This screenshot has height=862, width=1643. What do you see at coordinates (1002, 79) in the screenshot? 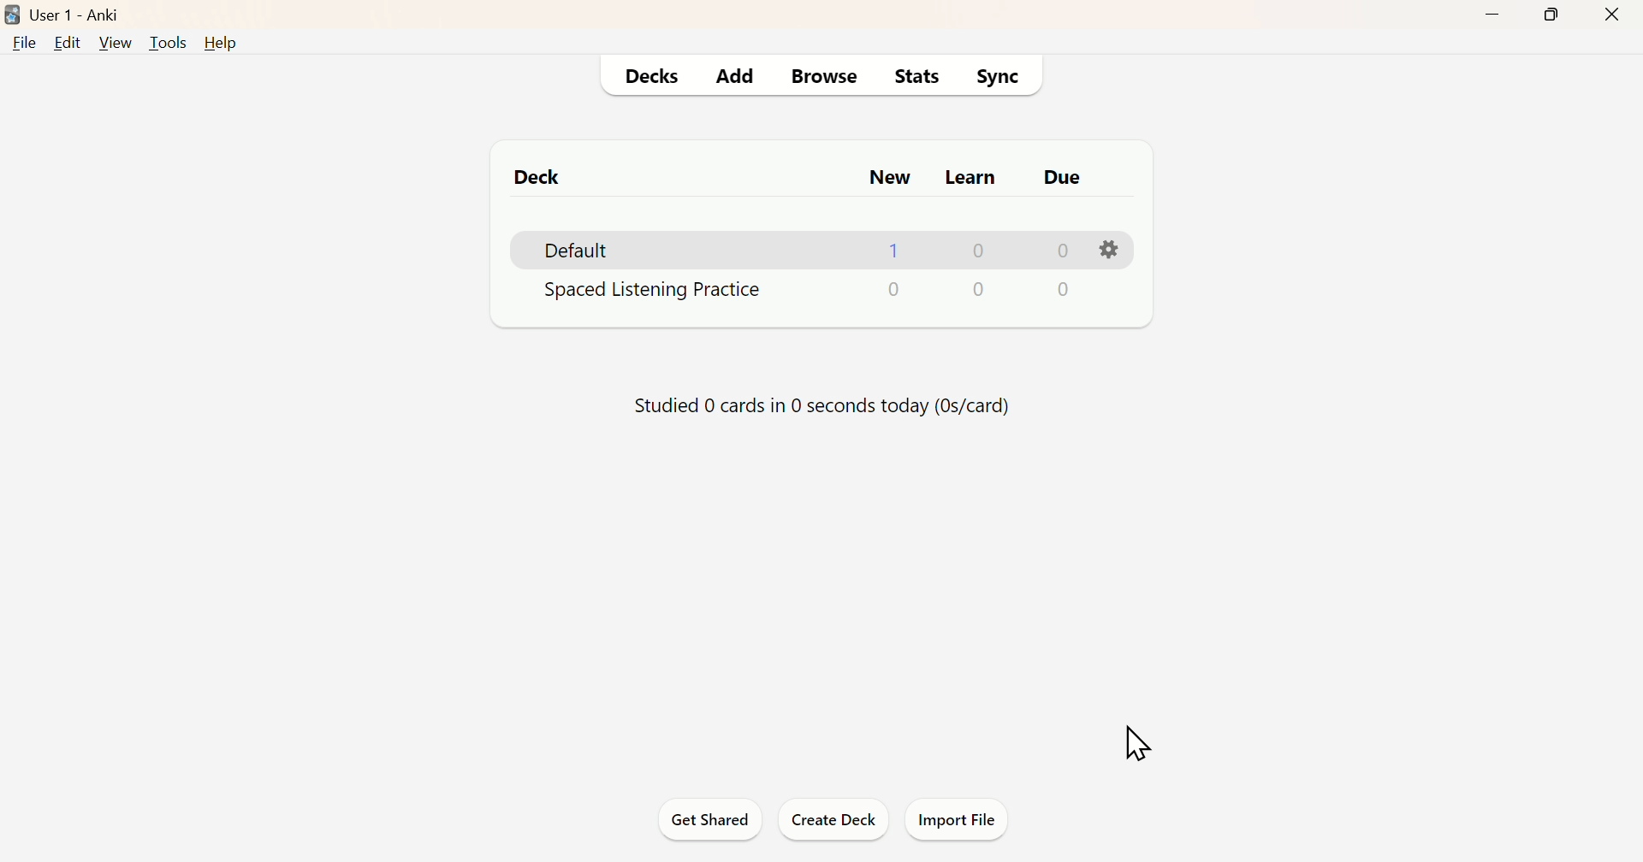
I see `Sync` at bounding box center [1002, 79].